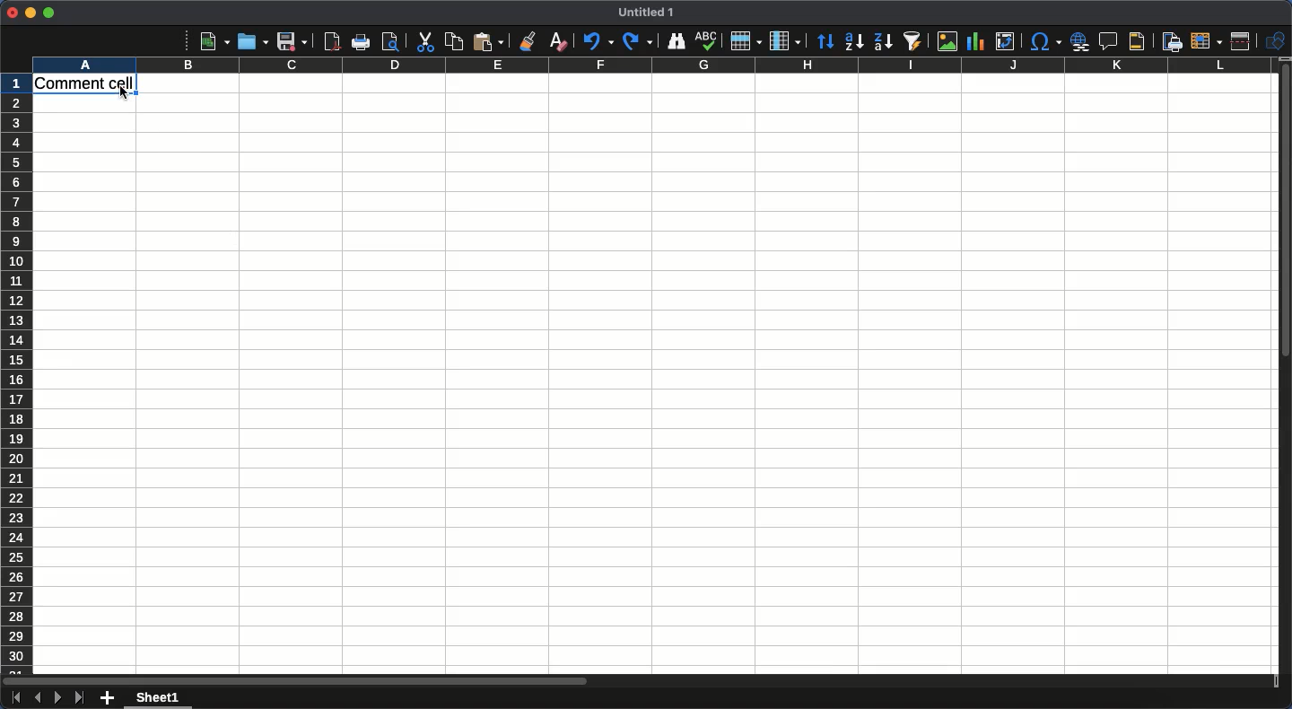 Image resolution: width=1292 pixels, height=709 pixels. What do you see at coordinates (52, 13) in the screenshot?
I see `Maximize` at bounding box center [52, 13].